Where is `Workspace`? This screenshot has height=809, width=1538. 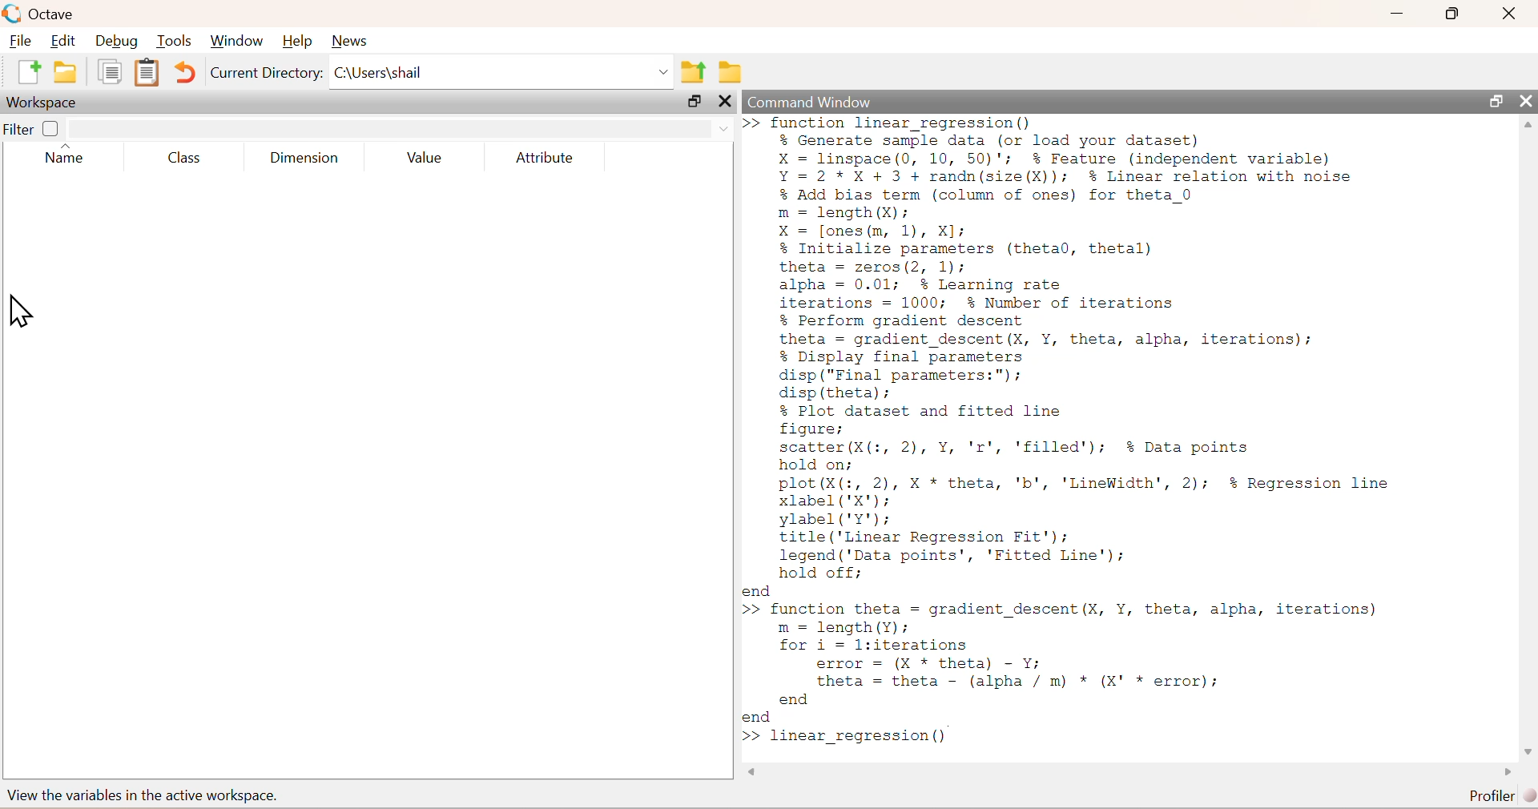 Workspace is located at coordinates (42, 103).